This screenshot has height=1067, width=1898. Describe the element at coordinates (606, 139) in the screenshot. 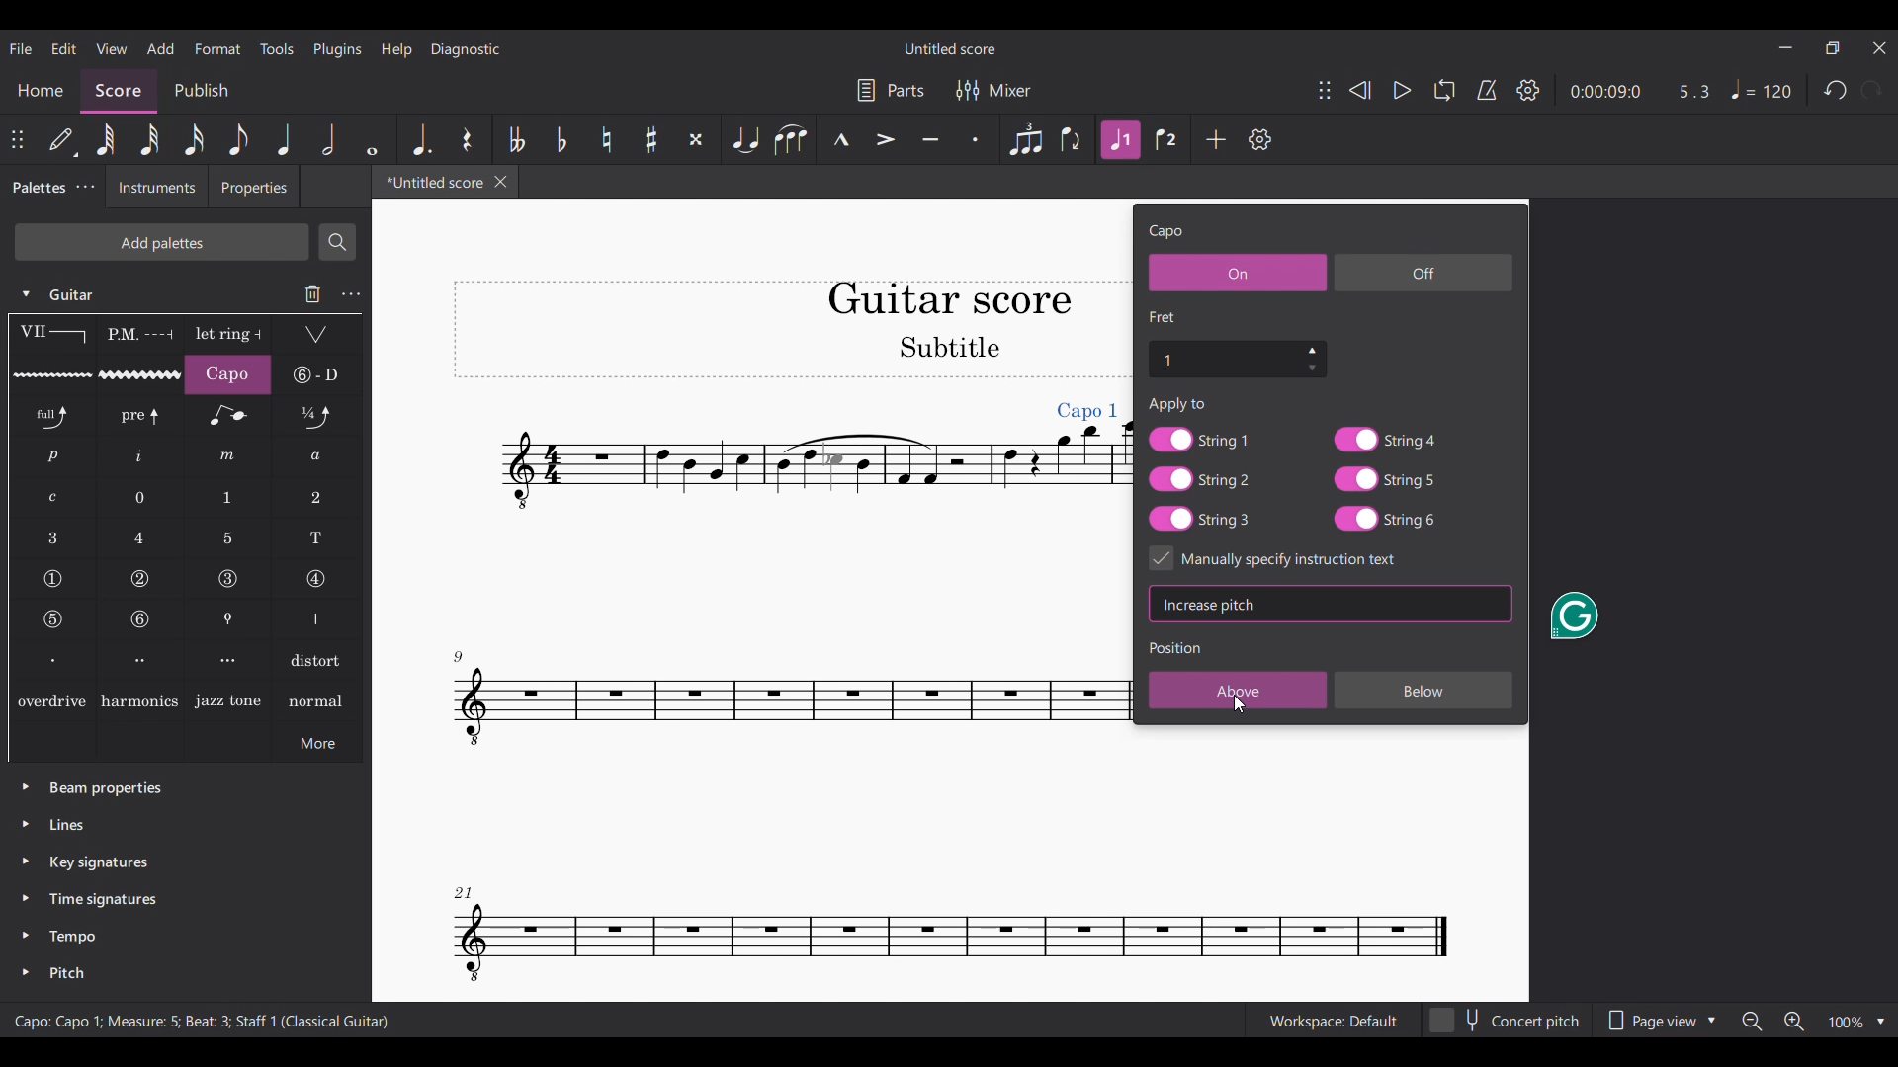

I see `Toggle natural` at that location.